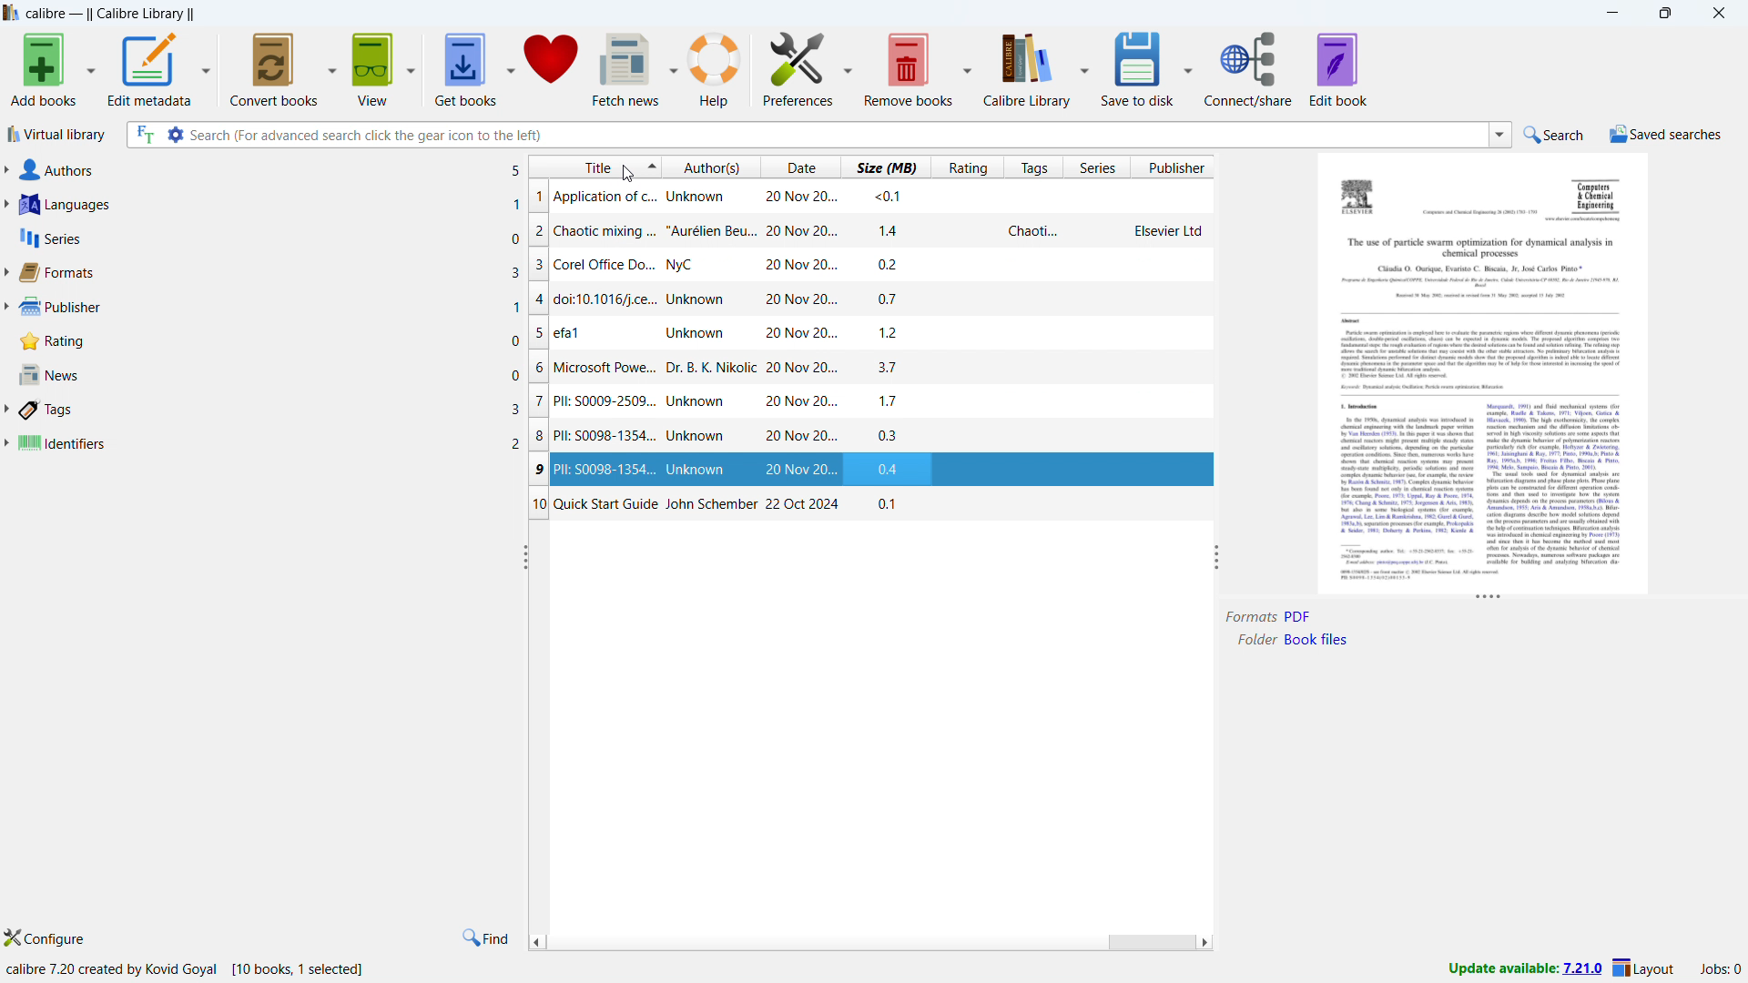 This screenshot has height=983, width=1748. I want to click on show saved searches menu, so click(1665, 136).